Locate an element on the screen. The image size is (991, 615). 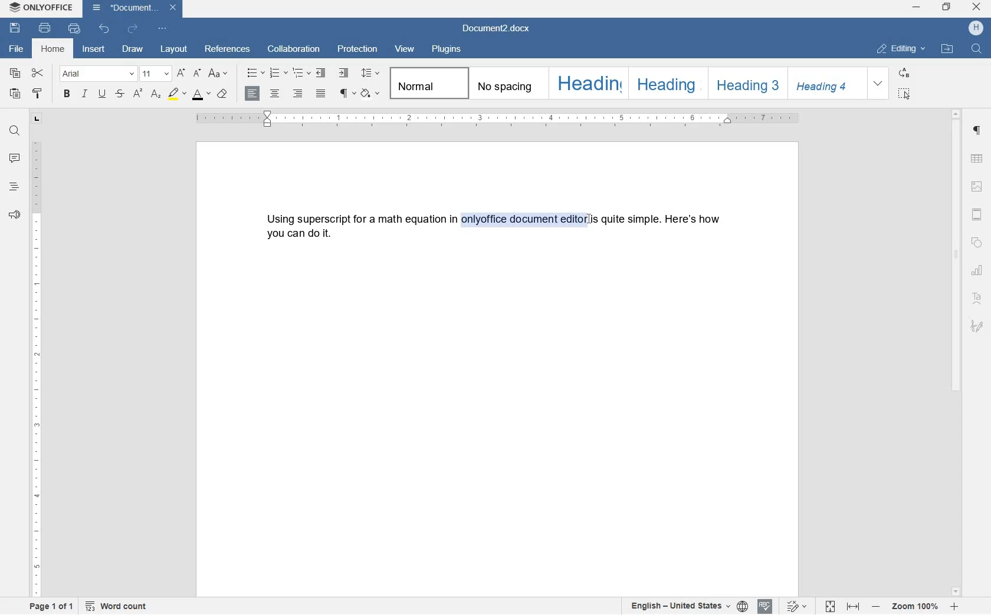
align center is located at coordinates (277, 94).